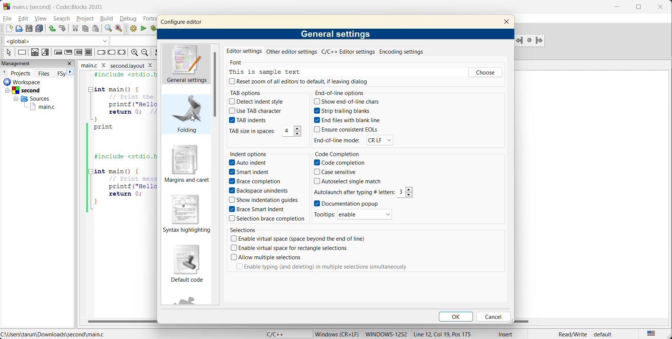 The height and width of the screenshot is (339, 672). I want to click on selections, so click(323, 230).